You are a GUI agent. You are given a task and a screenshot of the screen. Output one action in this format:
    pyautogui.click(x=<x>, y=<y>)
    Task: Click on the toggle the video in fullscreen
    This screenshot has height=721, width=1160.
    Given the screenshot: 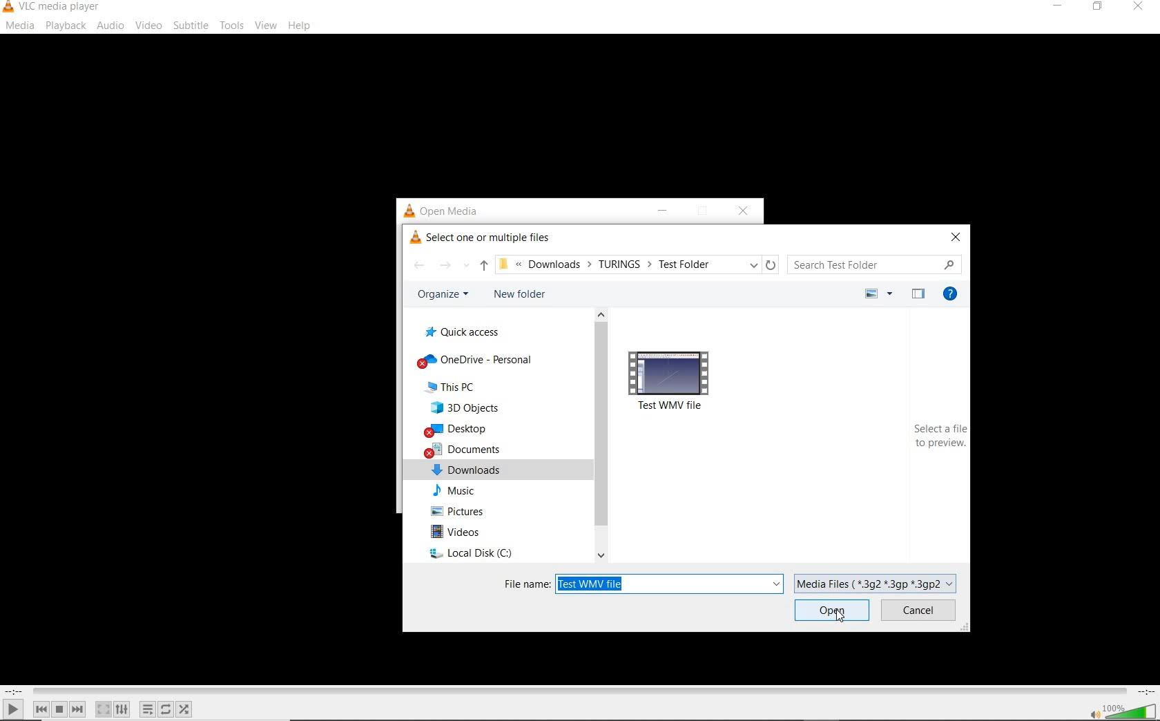 What is the action you would take?
    pyautogui.click(x=103, y=709)
    